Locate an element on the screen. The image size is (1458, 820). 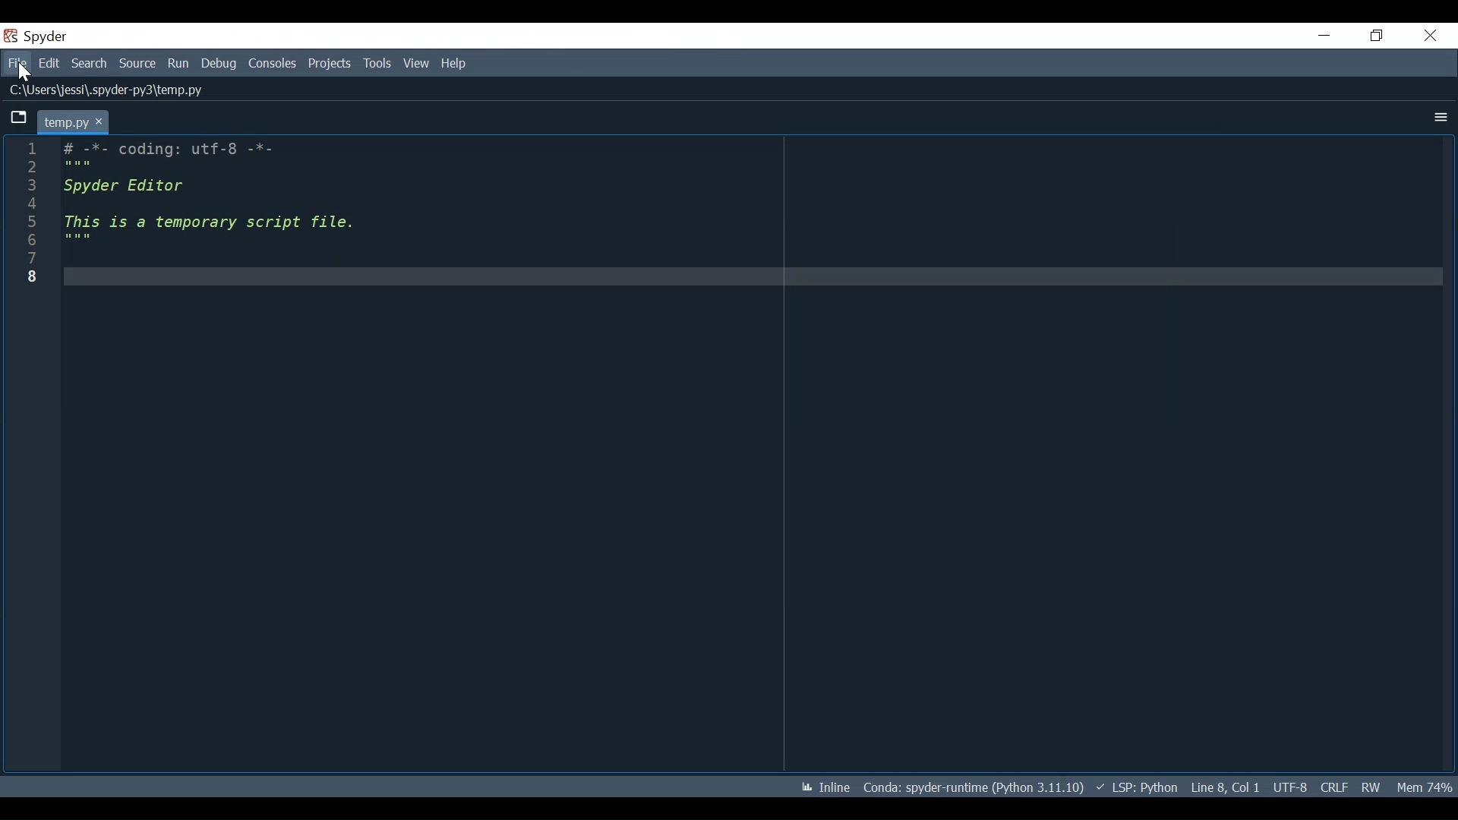
Search is located at coordinates (90, 63).